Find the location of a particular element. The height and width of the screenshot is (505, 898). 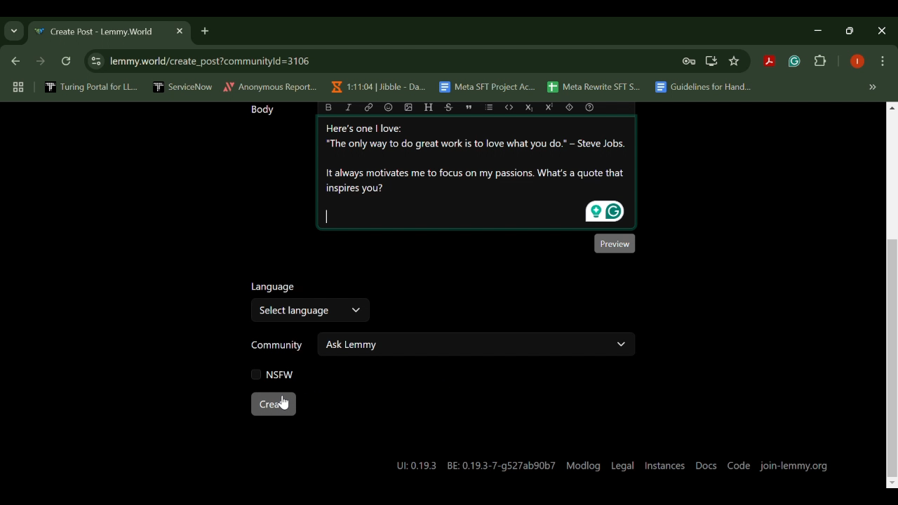

header is located at coordinates (428, 107).